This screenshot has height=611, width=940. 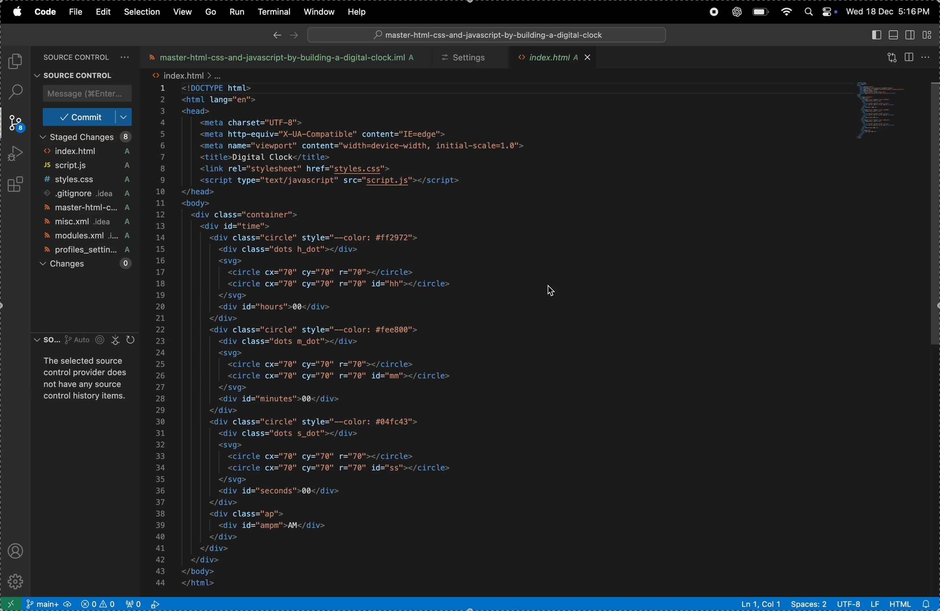 I want to click on <title>Digital Clock</title>, so click(x=266, y=157).